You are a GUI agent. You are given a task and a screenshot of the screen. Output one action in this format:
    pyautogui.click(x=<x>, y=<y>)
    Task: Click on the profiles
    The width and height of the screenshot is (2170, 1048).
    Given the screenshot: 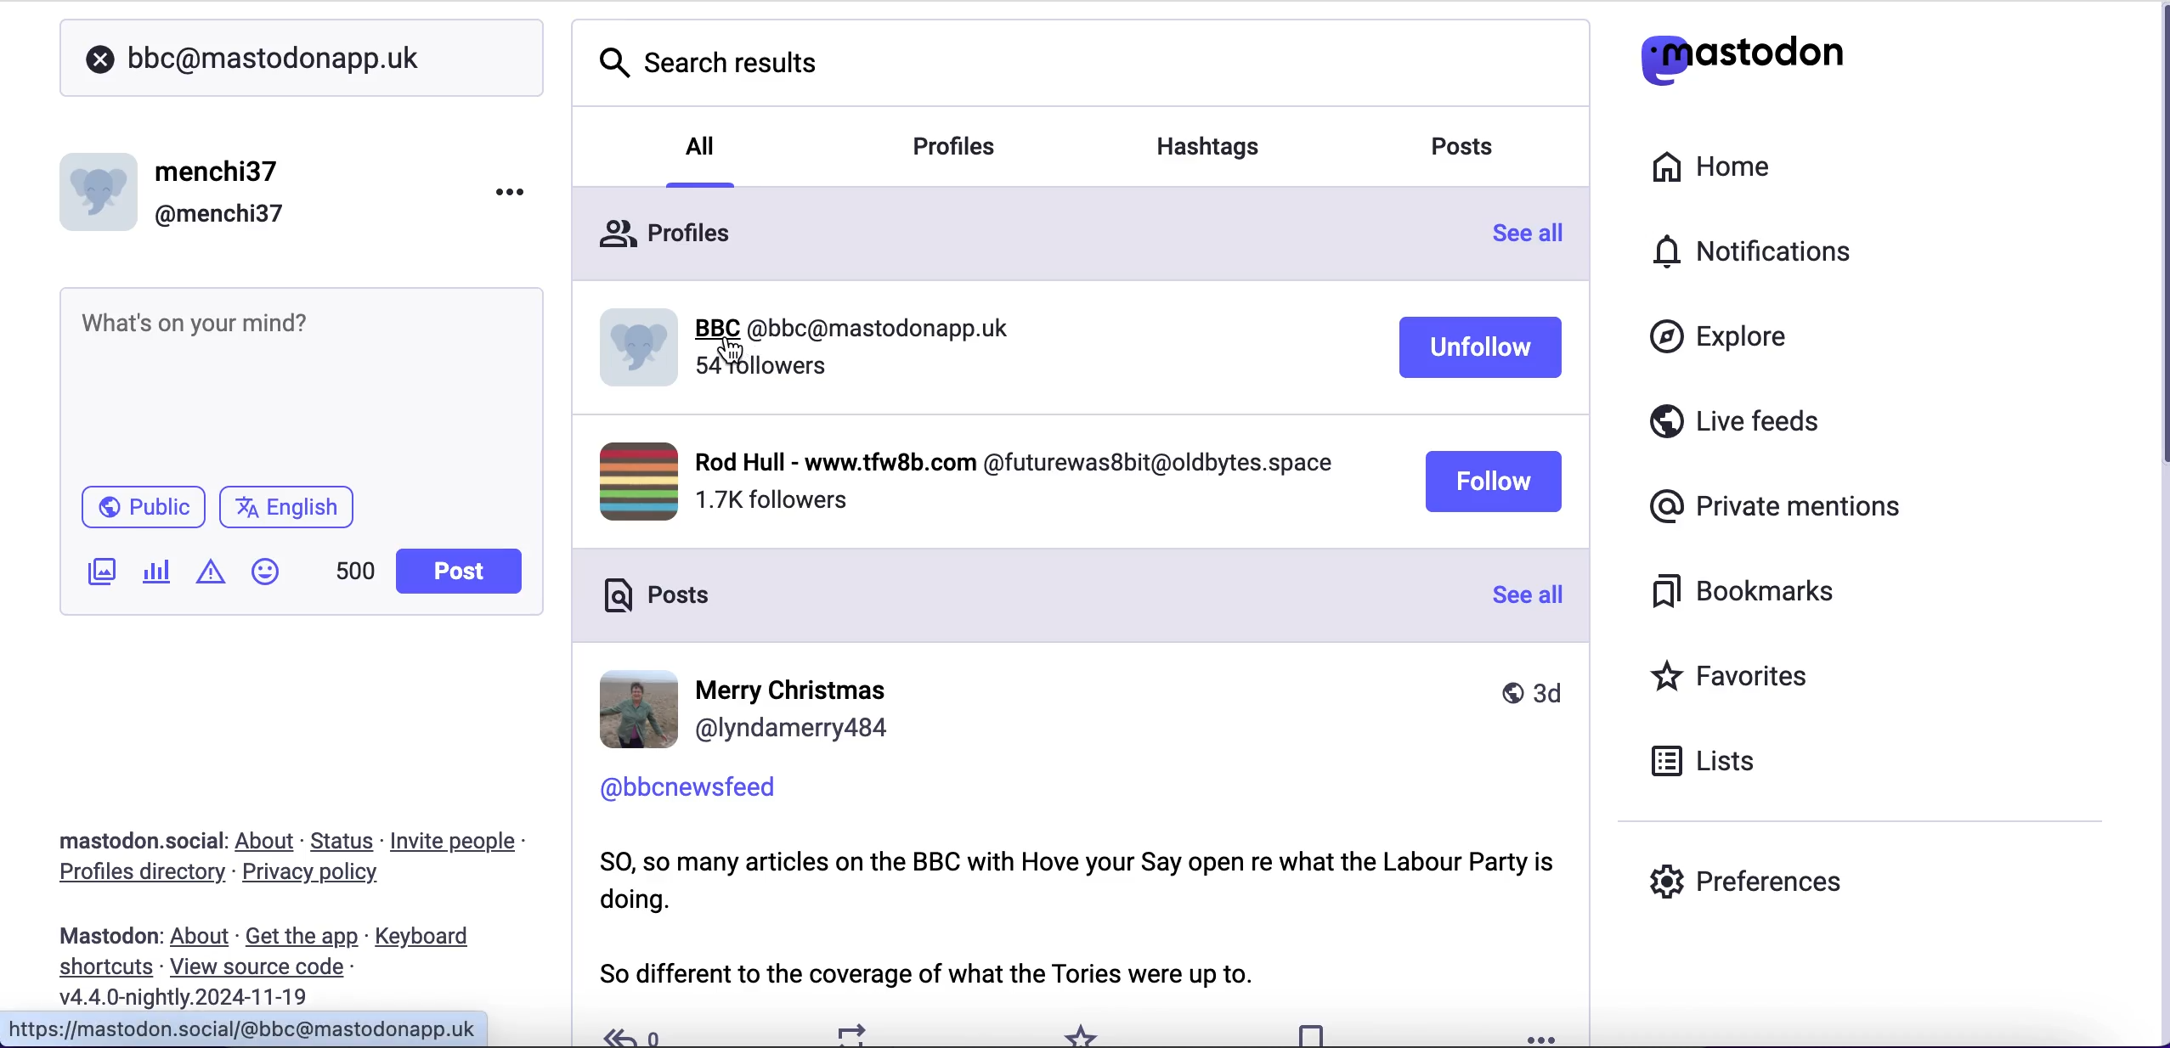 What is the action you would take?
    pyautogui.click(x=664, y=232)
    